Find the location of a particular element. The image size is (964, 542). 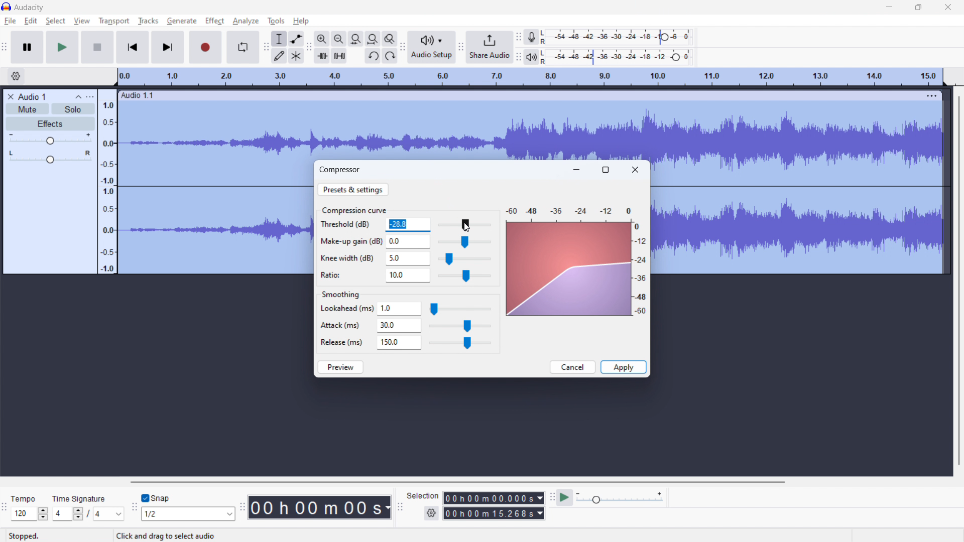

threshold slider is located at coordinates (464, 224).